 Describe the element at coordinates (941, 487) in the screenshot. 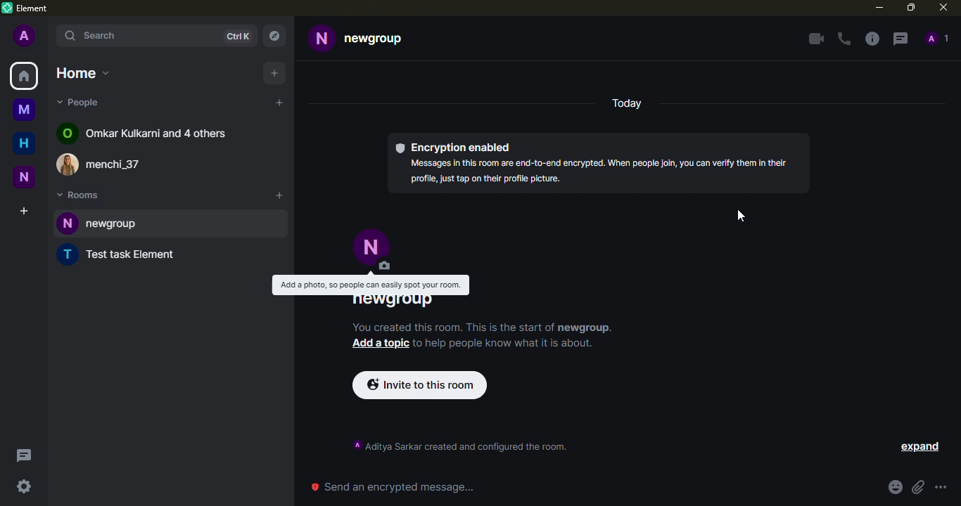

I see `more settings` at that location.